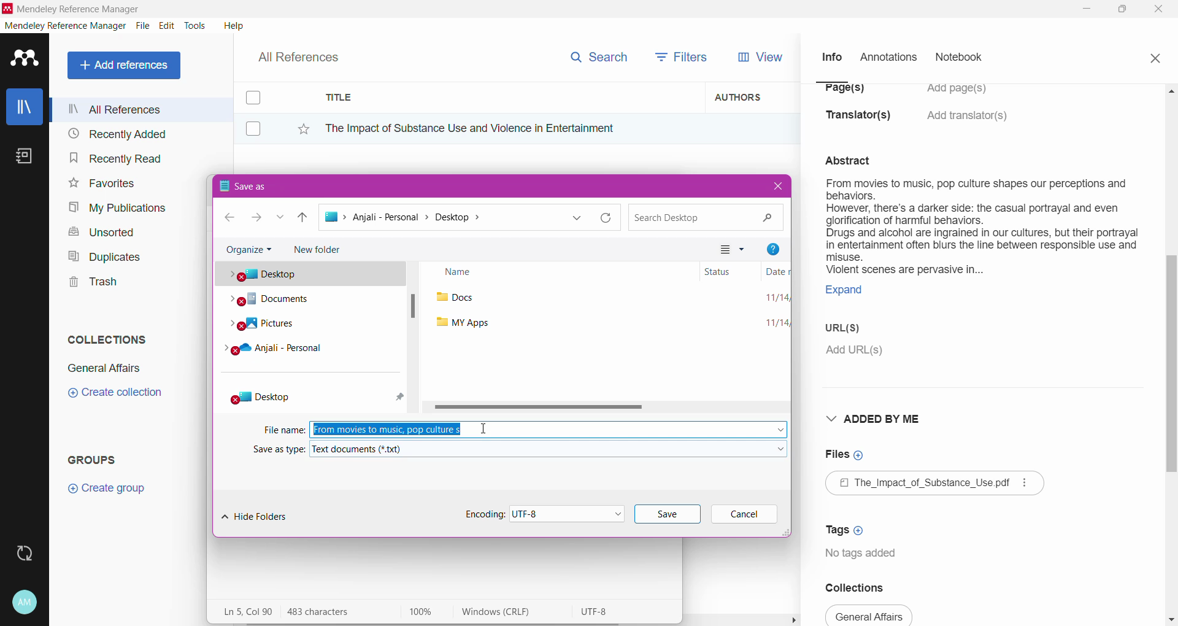  I want to click on Desktop, so click(289, 396).